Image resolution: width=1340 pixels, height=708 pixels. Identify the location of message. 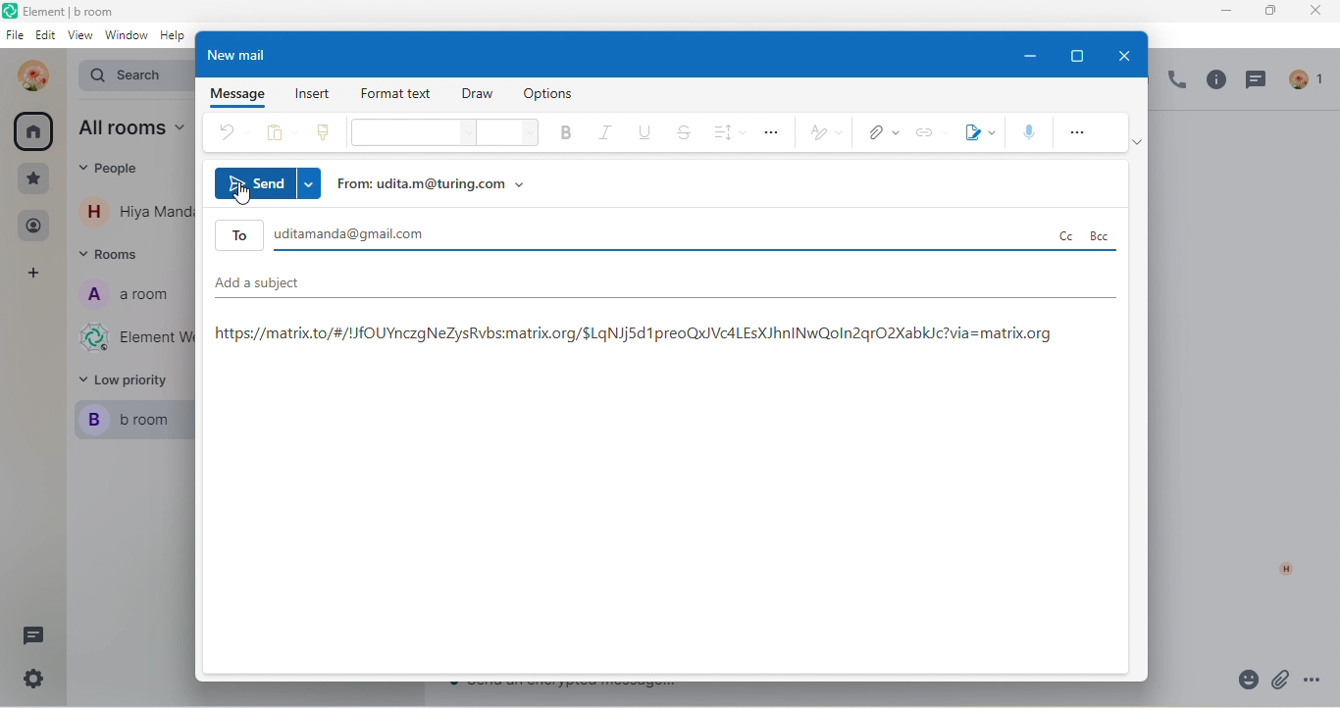
(233, 95).